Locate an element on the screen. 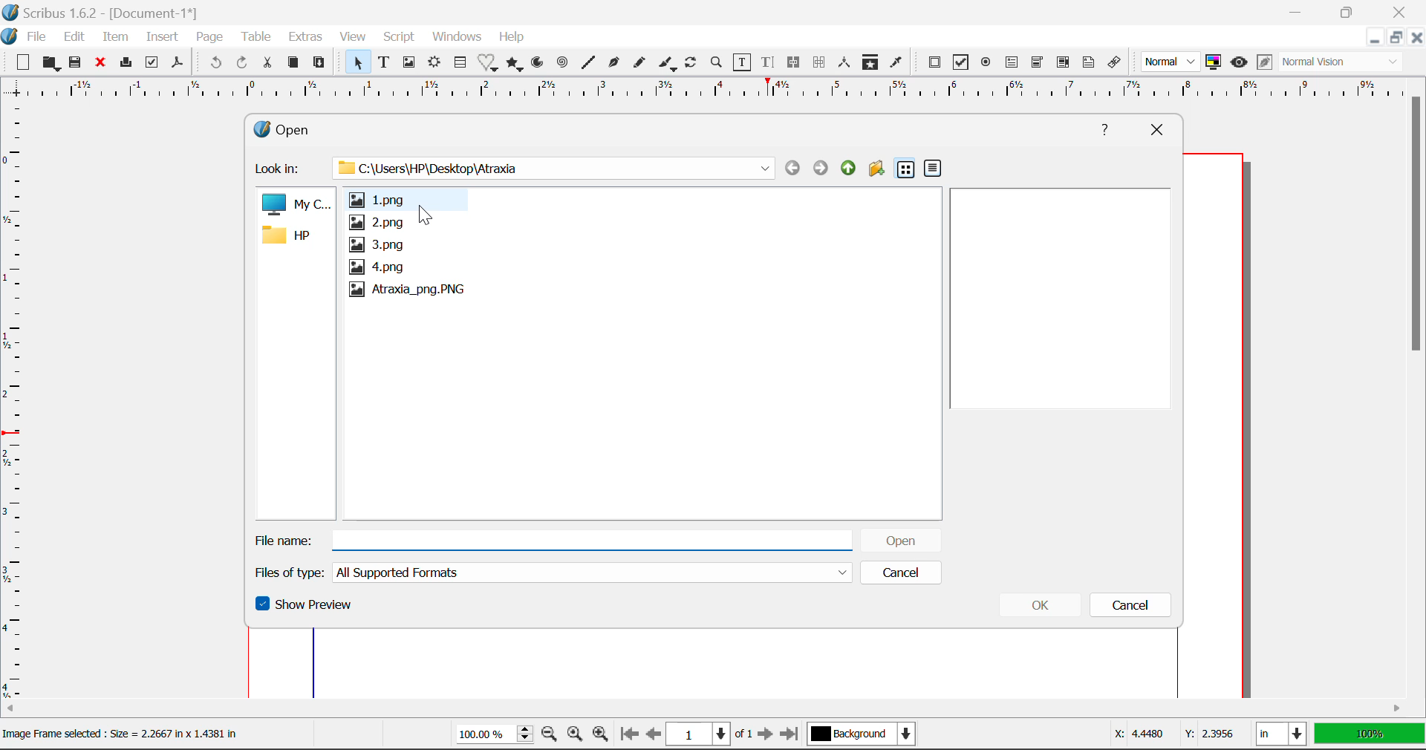 This screenshot has height=750, width=1426. Last Page is located at coordinates (792, 734).